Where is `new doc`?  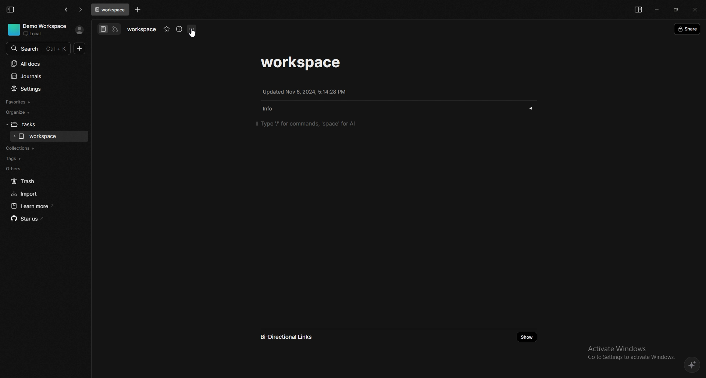 new doc is located at coordinates (80, 48).